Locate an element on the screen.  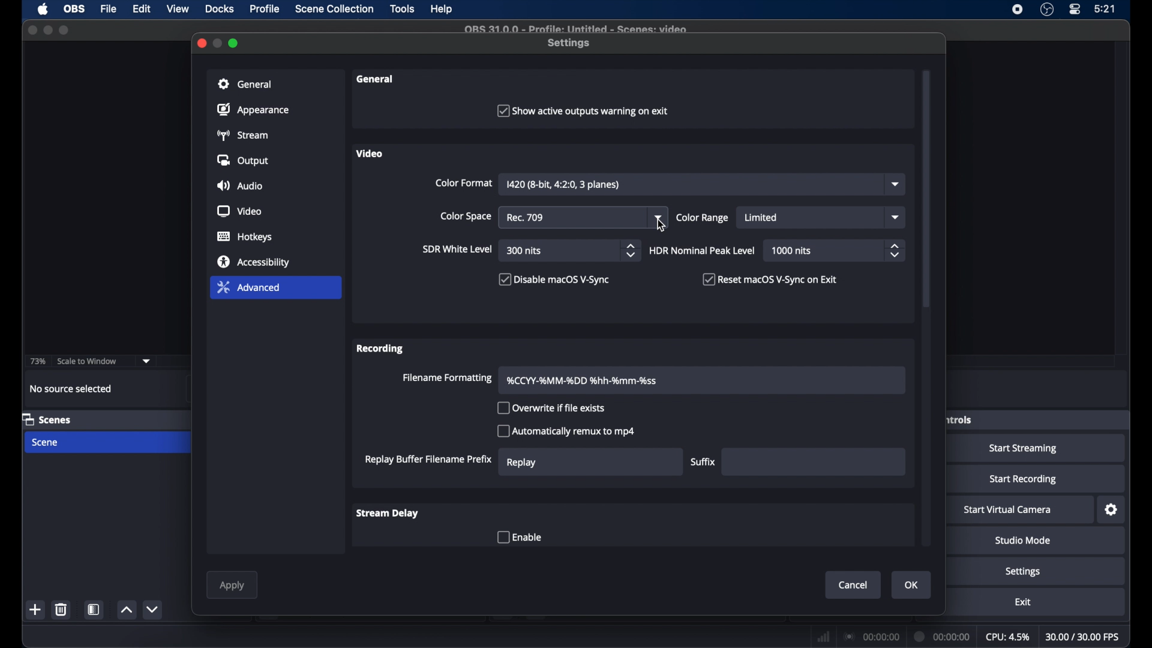
cursor is located at coordinates (660, 224).